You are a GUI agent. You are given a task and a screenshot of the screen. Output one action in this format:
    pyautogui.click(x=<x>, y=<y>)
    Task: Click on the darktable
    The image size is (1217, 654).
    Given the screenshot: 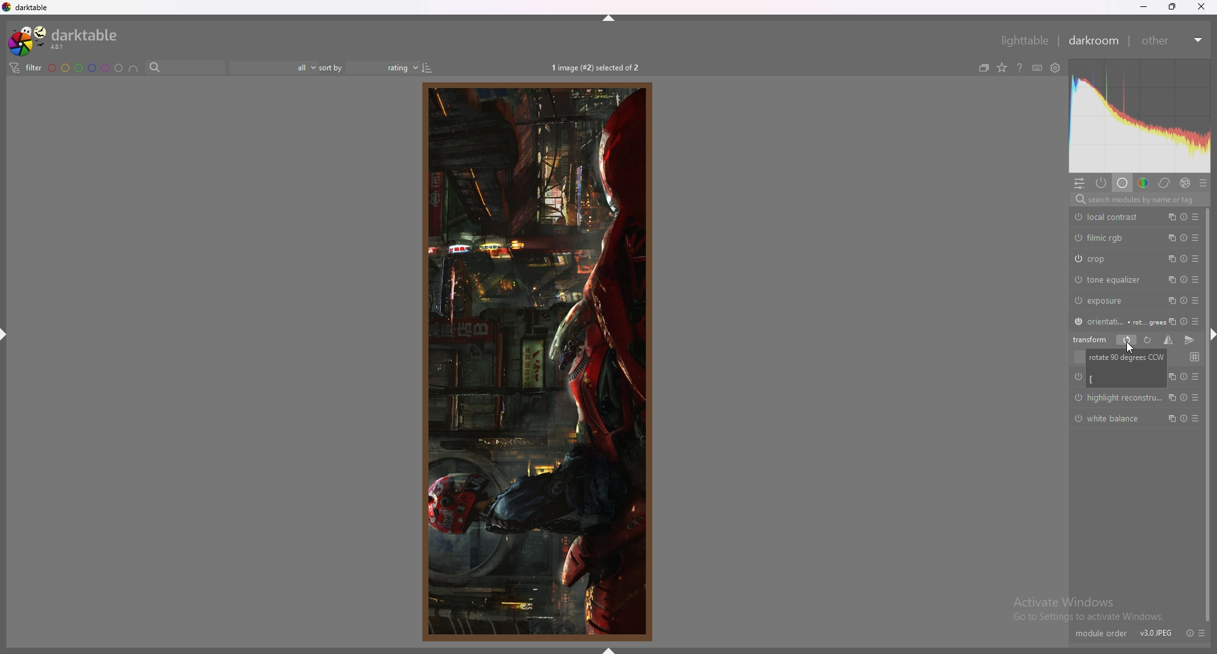 What is the action you would take?
    pyautogui.click(x=68, y=39)
    